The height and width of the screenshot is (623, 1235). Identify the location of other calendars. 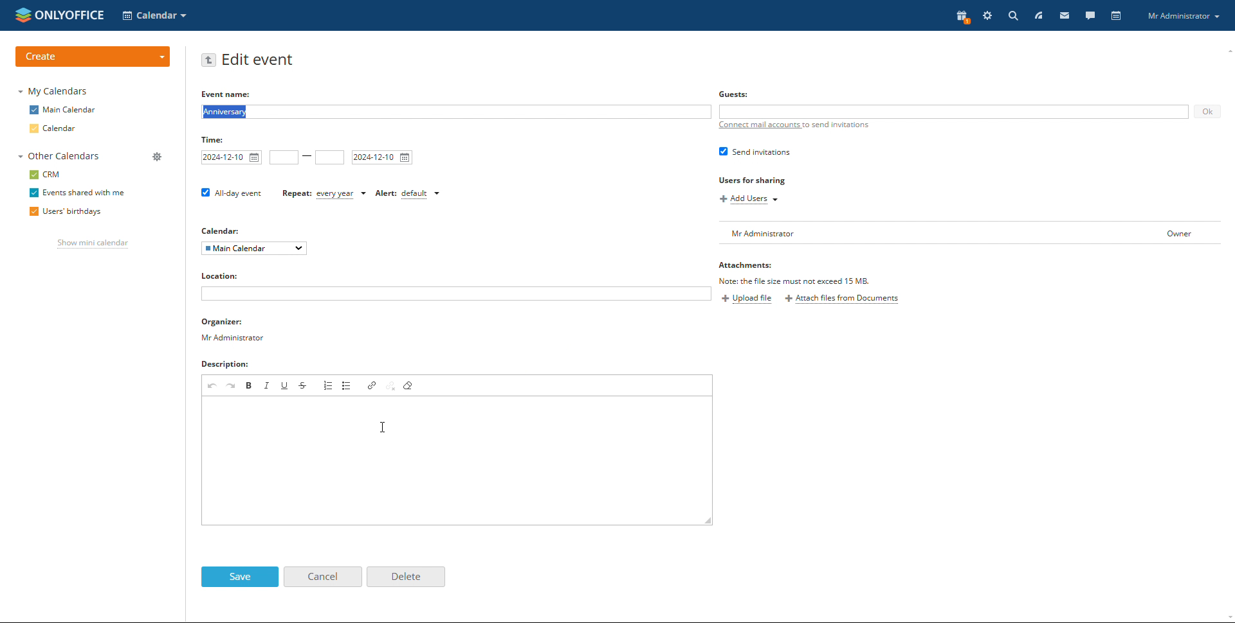
(57, 157).